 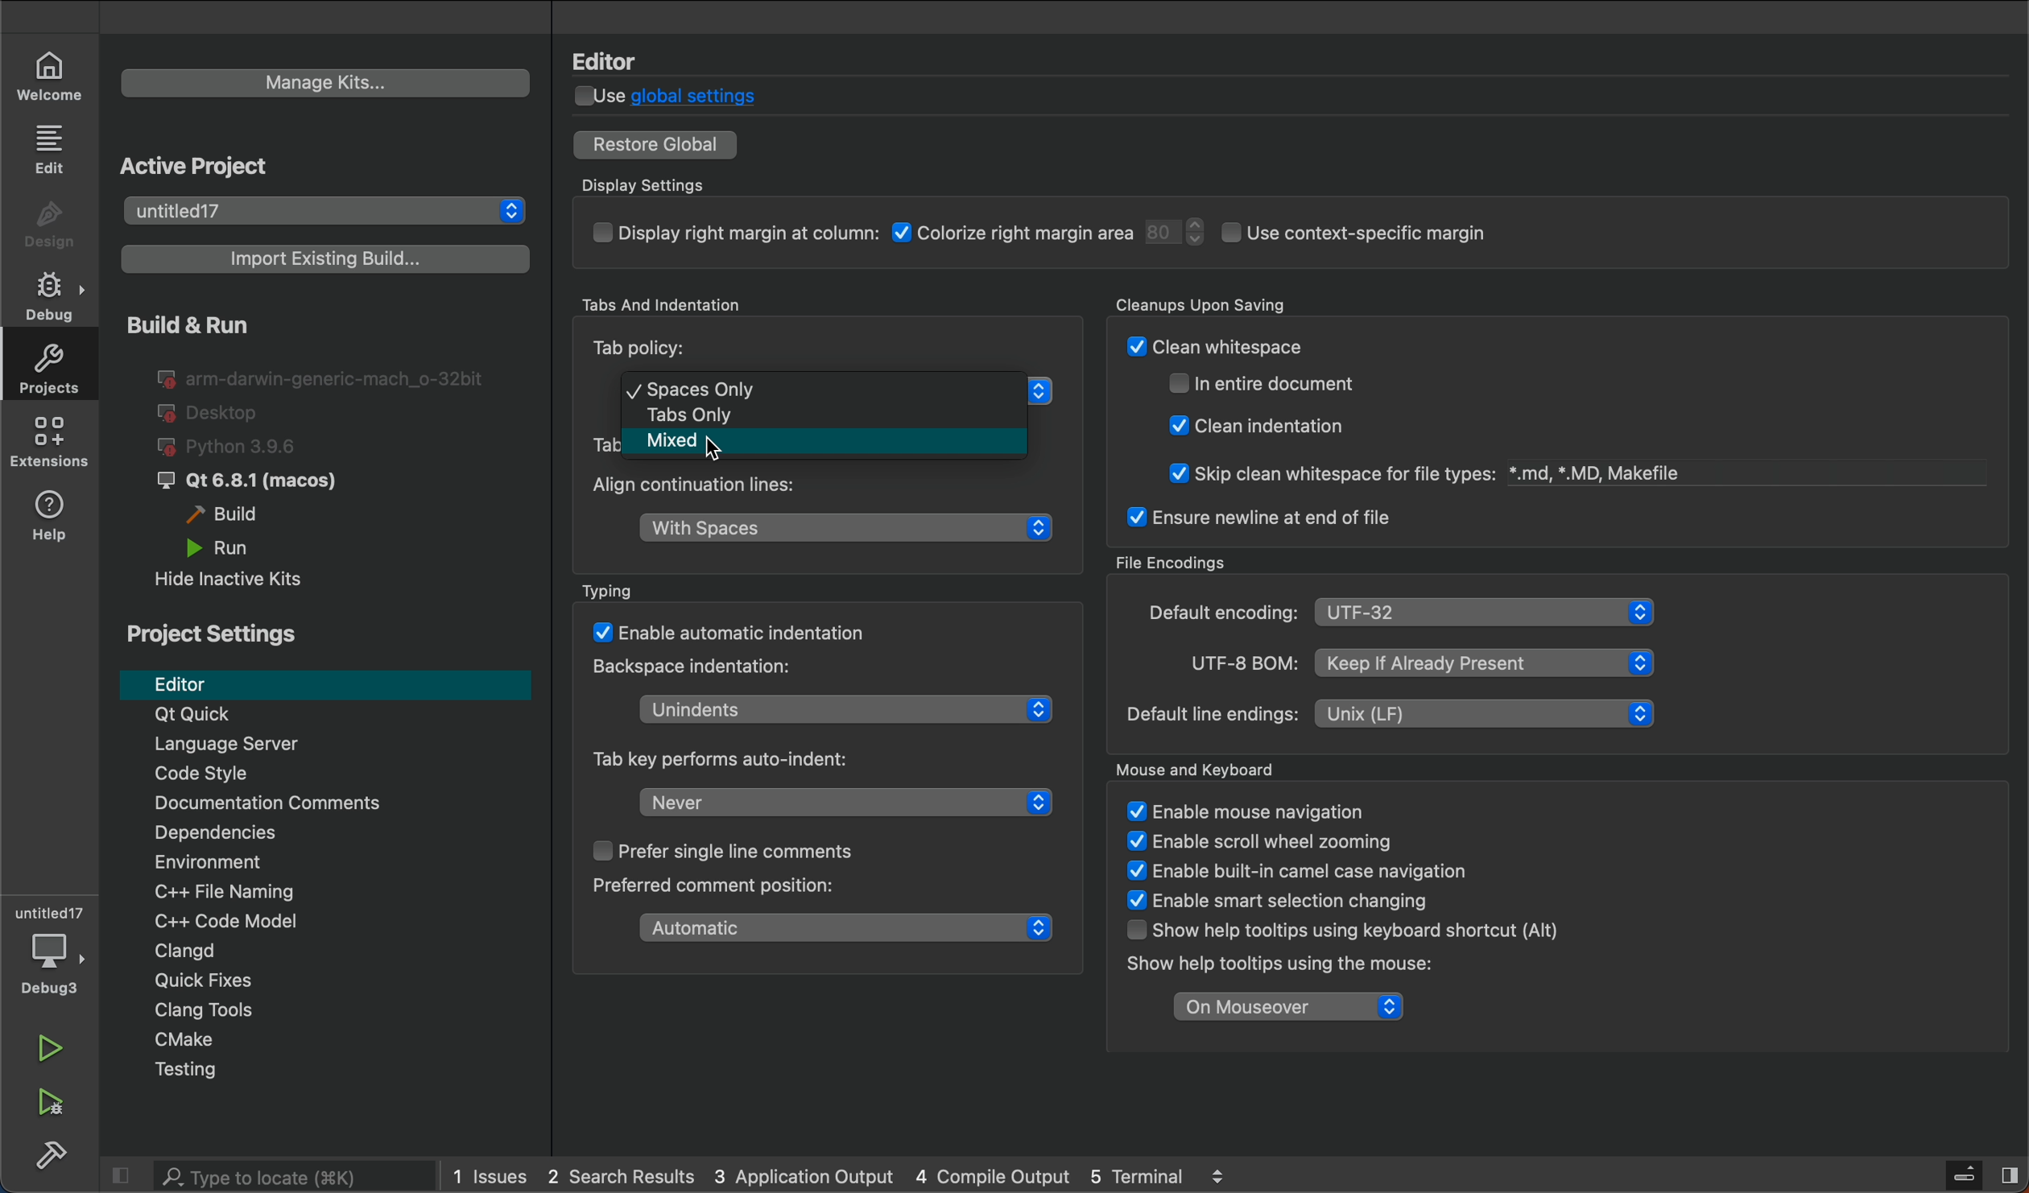 I want to click on desktop, so click(x=213, y=411).